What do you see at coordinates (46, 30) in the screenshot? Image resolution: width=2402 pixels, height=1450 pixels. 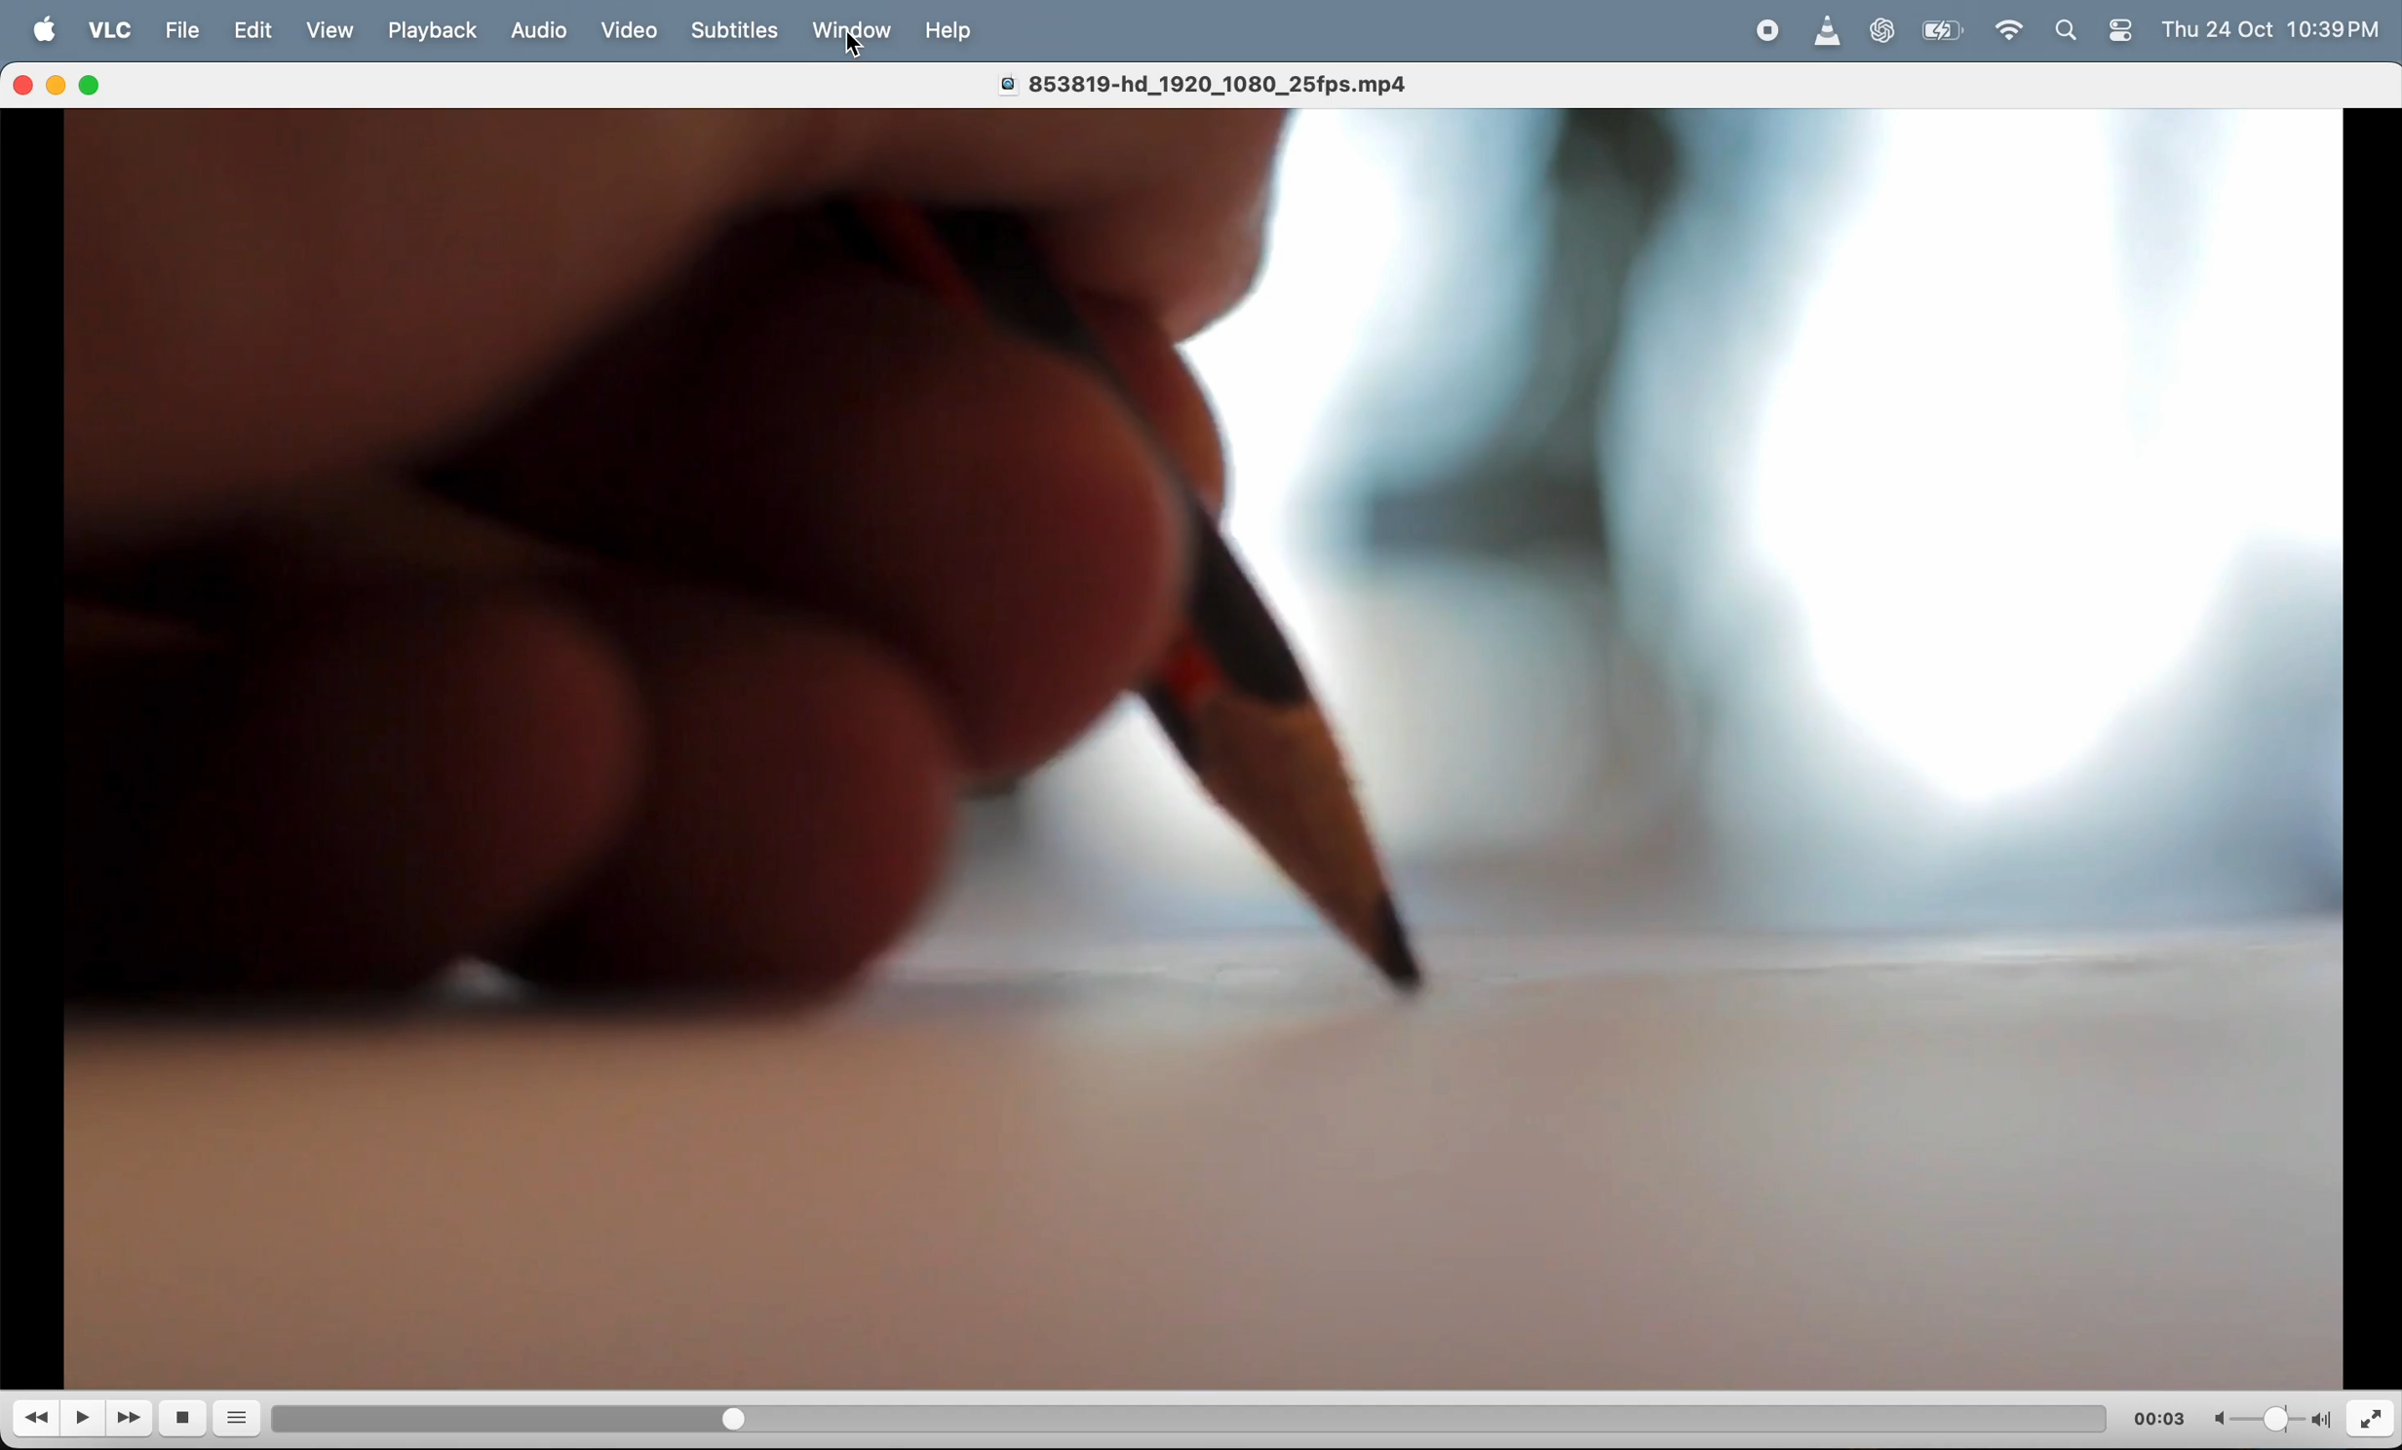 I see `Apple menu` at bounding box center [46, 30].